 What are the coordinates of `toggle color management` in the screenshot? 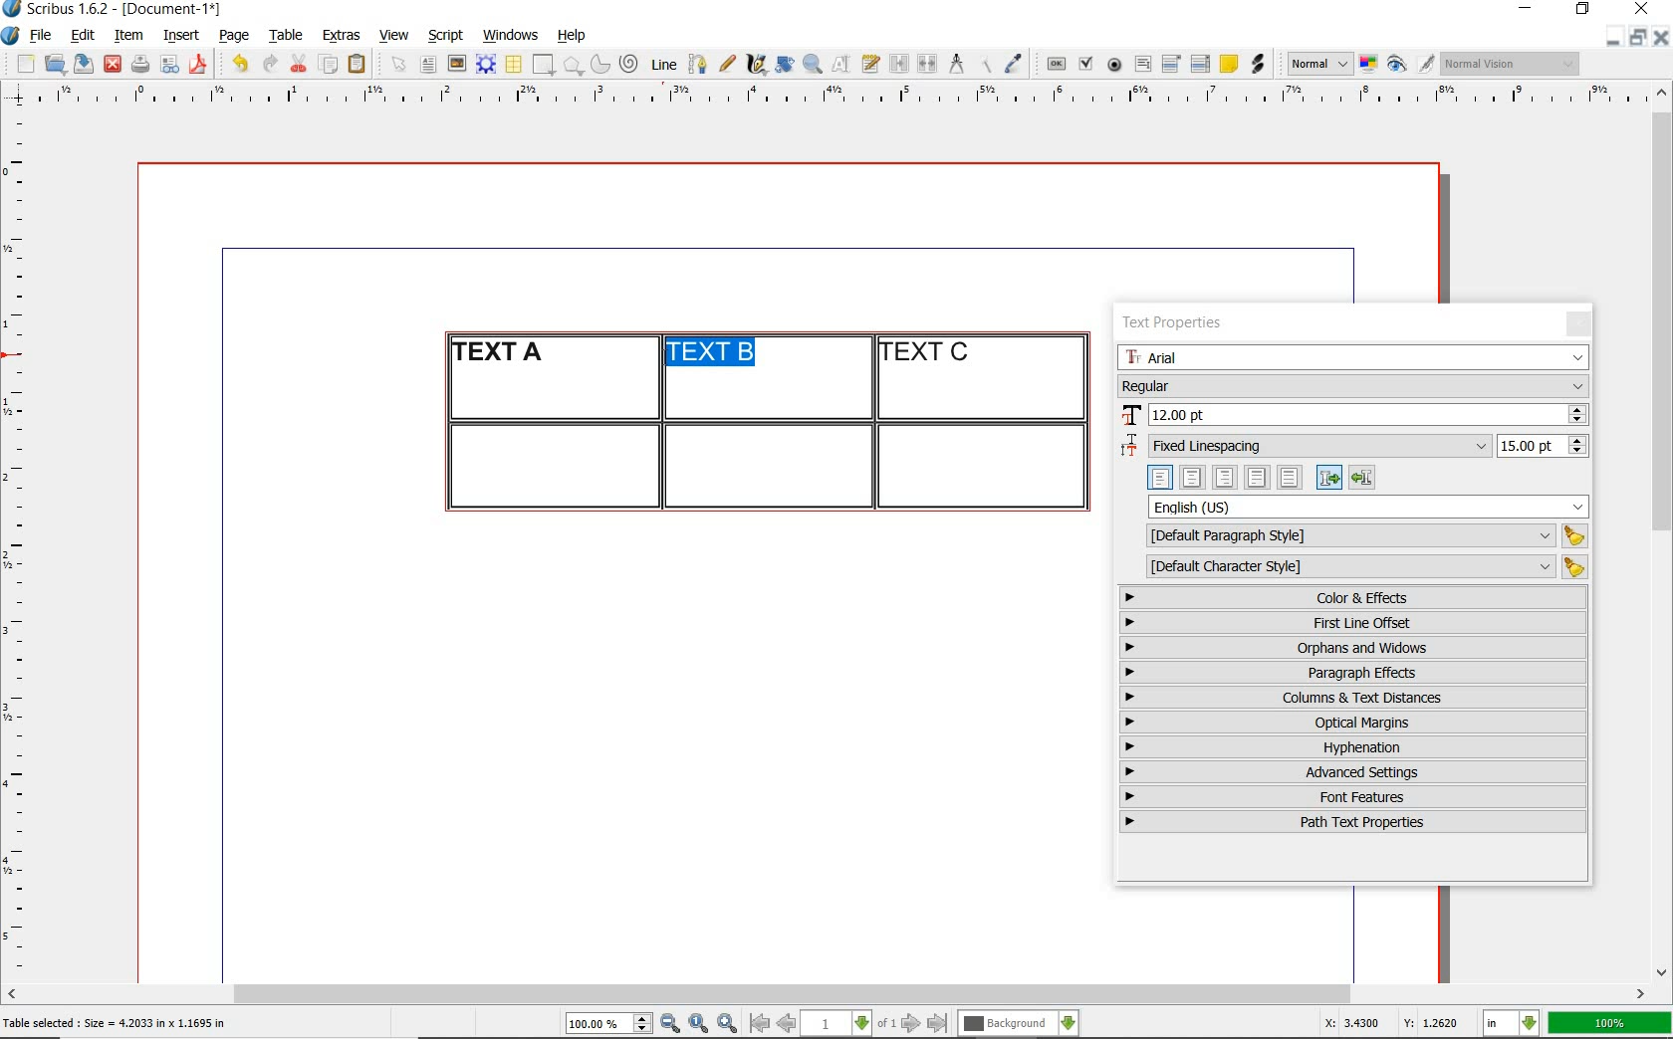 It's located at (1370, 66).